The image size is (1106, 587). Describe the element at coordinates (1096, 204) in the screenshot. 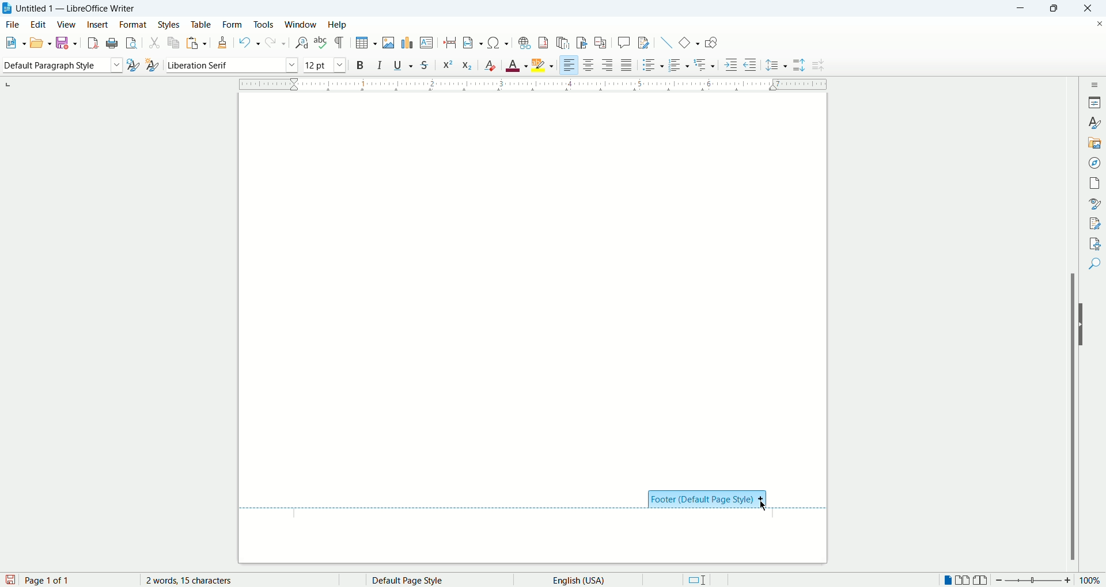

I see `style inspector` at that location.